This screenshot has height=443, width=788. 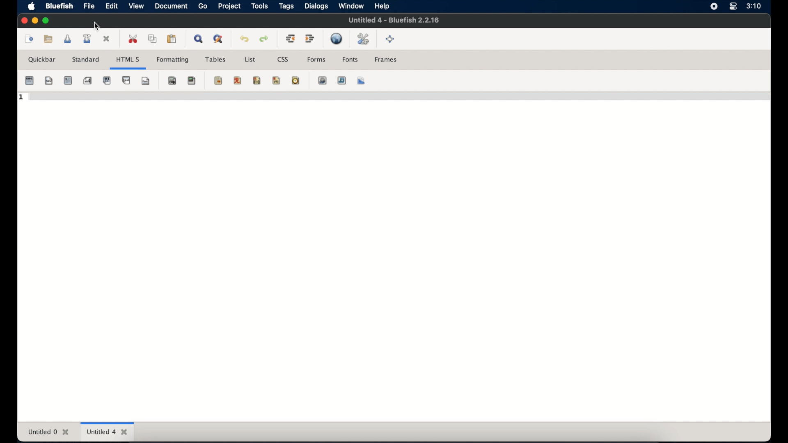 I want to click on center, so click(x=238, y=81).